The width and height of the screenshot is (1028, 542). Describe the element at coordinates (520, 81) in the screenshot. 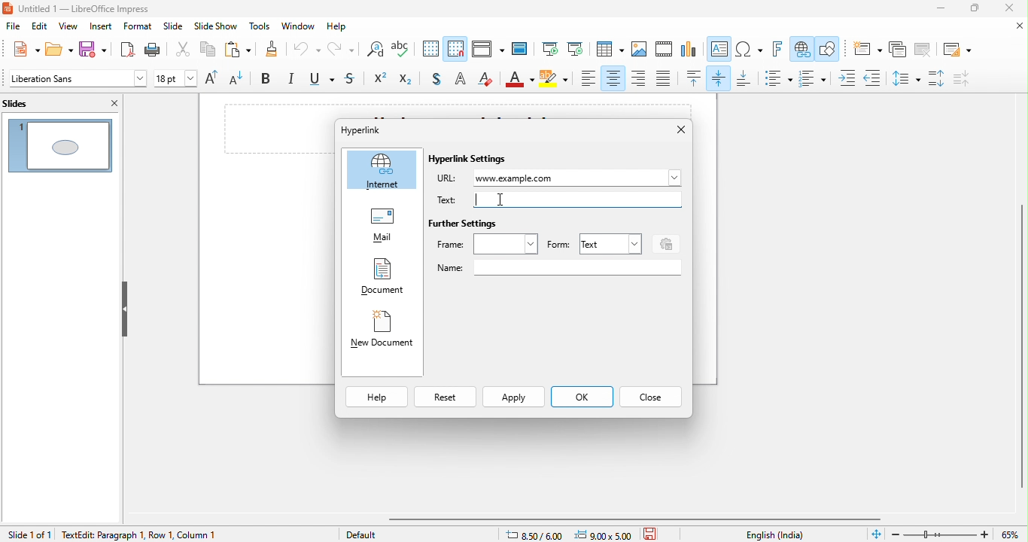

I see `font color` at that location.